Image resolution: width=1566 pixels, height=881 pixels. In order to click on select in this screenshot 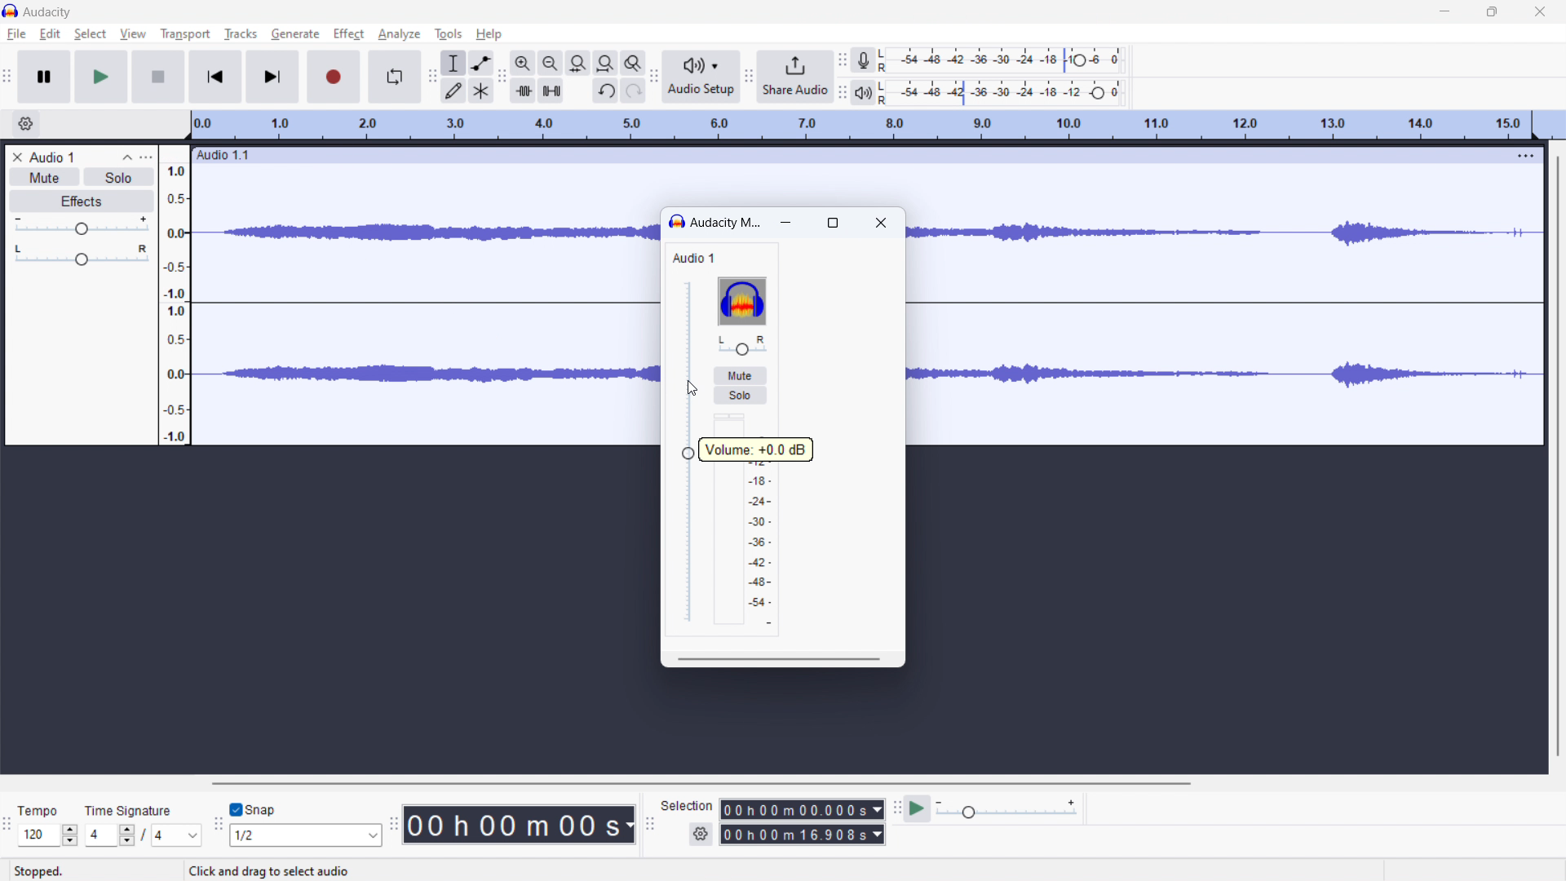, I will do `click(90, 34)`.